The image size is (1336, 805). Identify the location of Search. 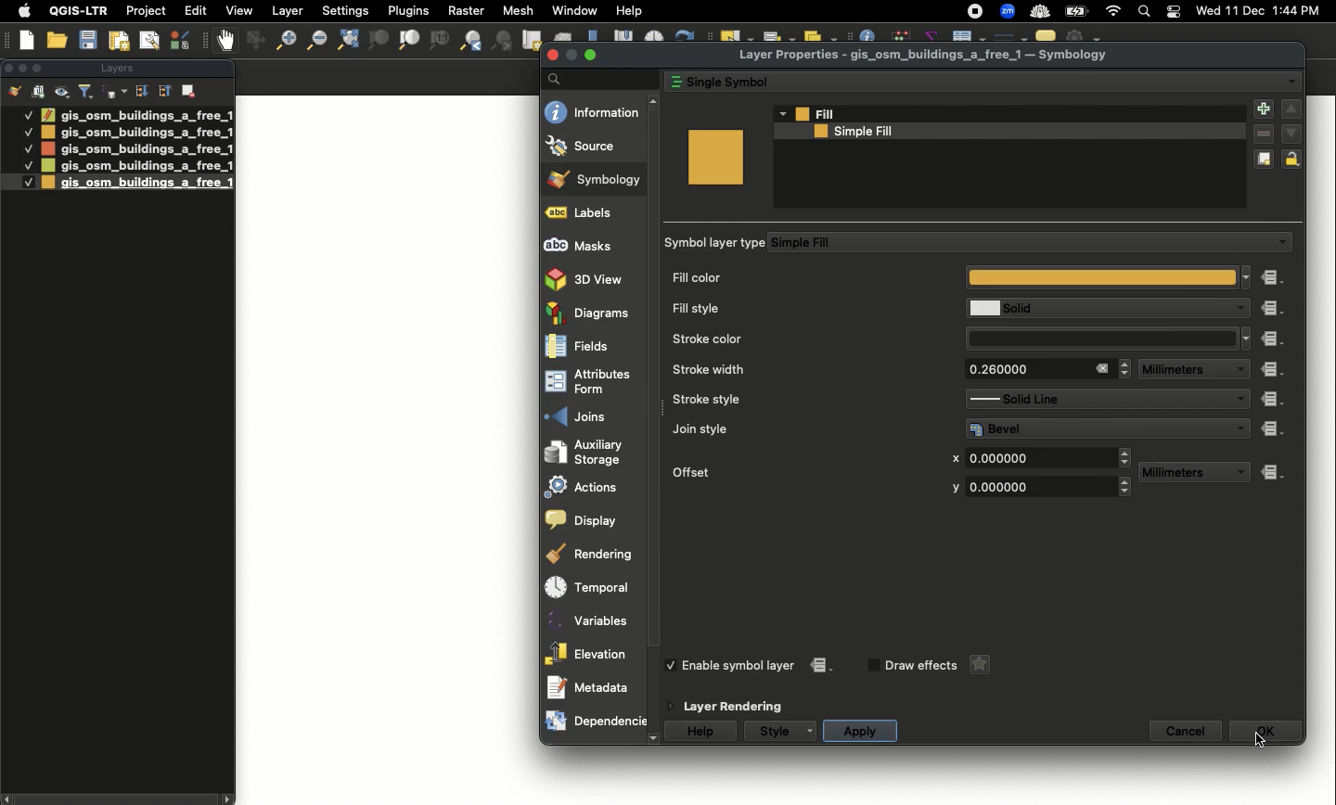
(1142, 13).